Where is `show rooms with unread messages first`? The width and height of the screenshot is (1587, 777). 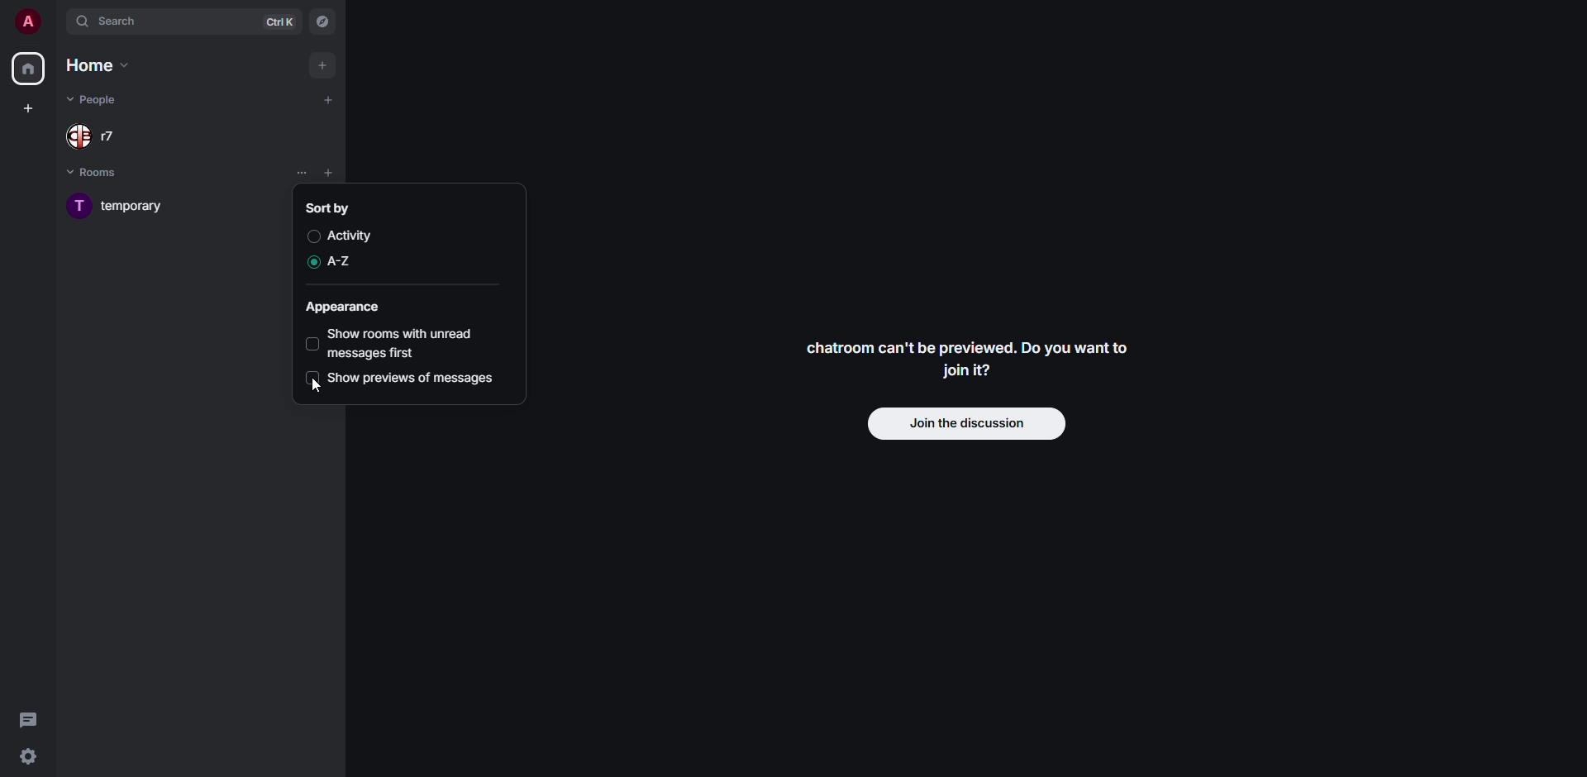
show rooms with unread messages first is located at coordinates (407, 342).